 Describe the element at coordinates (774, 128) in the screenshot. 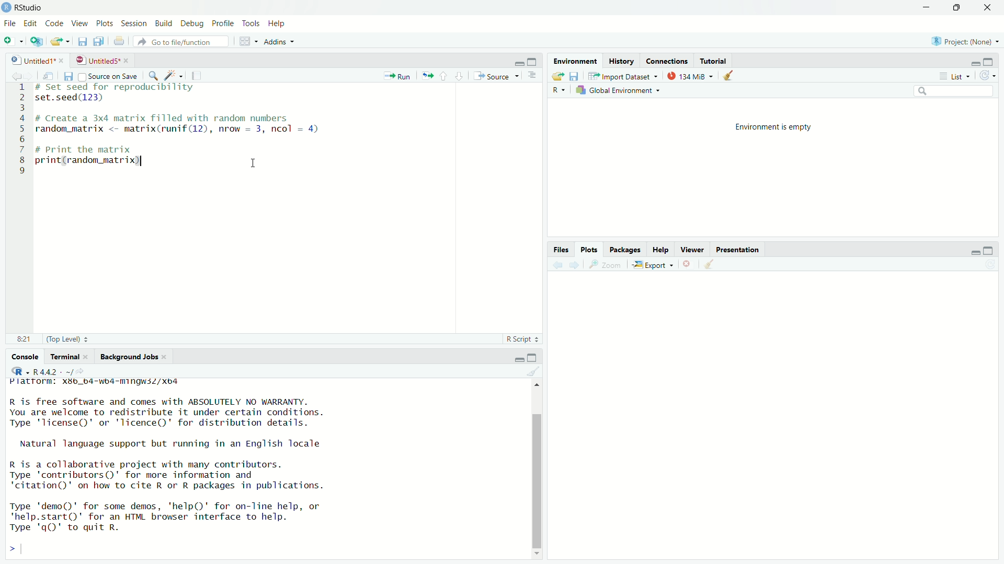

I see `Environment is empty` at that location.